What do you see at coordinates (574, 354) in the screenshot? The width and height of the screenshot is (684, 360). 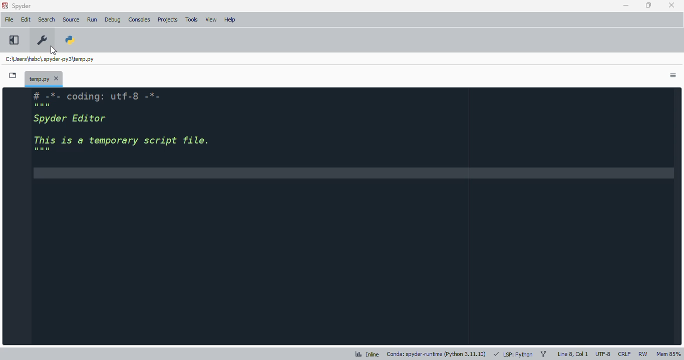 I see `line 8, col 1` at bounding box center [574, 354].